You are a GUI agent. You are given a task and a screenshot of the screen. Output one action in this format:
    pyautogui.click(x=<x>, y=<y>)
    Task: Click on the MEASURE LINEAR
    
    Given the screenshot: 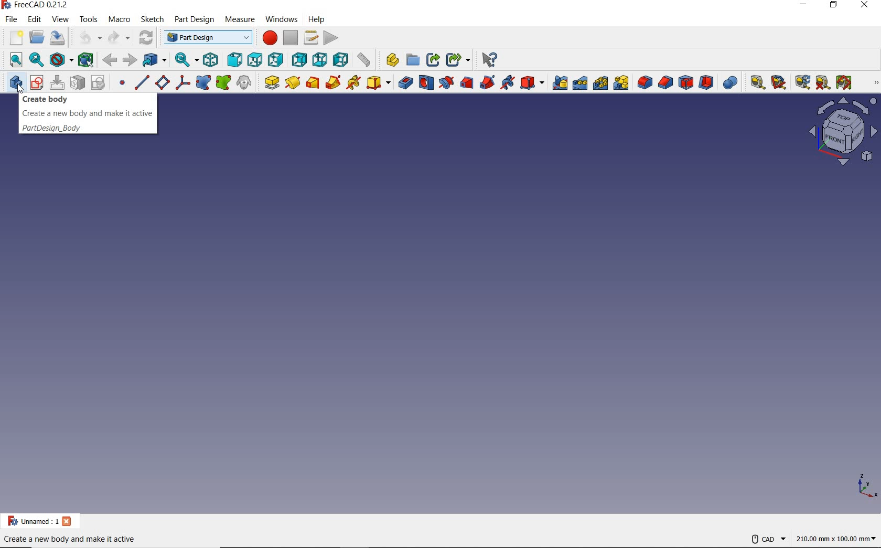 What is the action you would take?
    pyautogui.click(x=756, y=81)
    